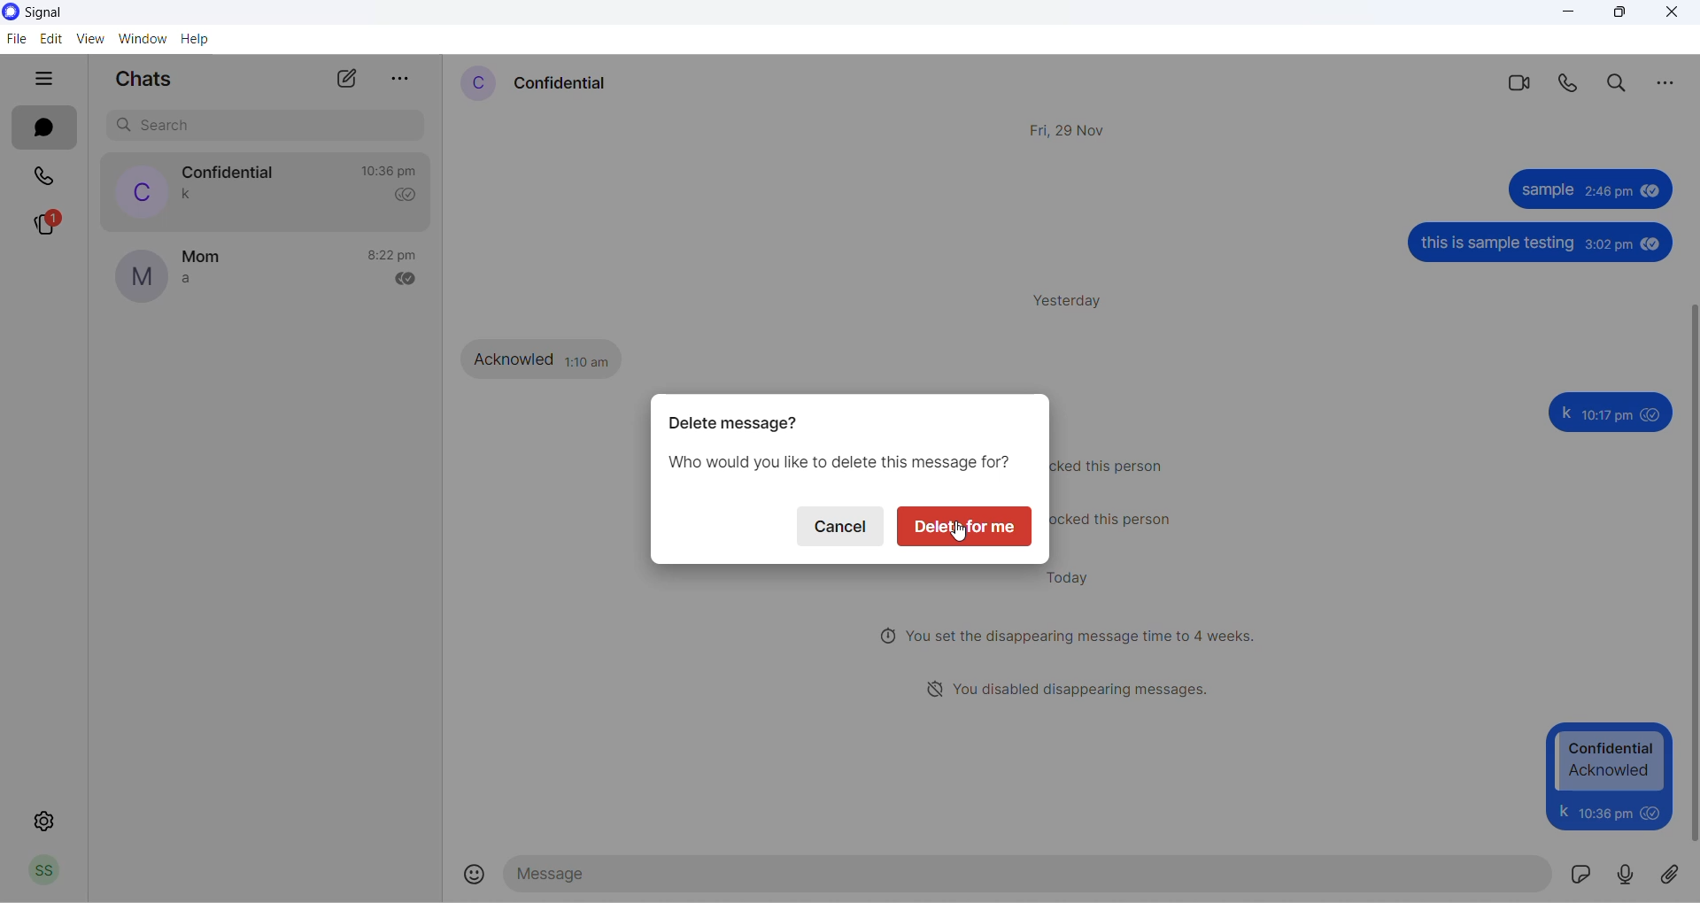 The height and width of the screenshot is (903, 1700). Describe the element at coordinates (1566, 84) in the screenshot. I see `voice call` at that location.